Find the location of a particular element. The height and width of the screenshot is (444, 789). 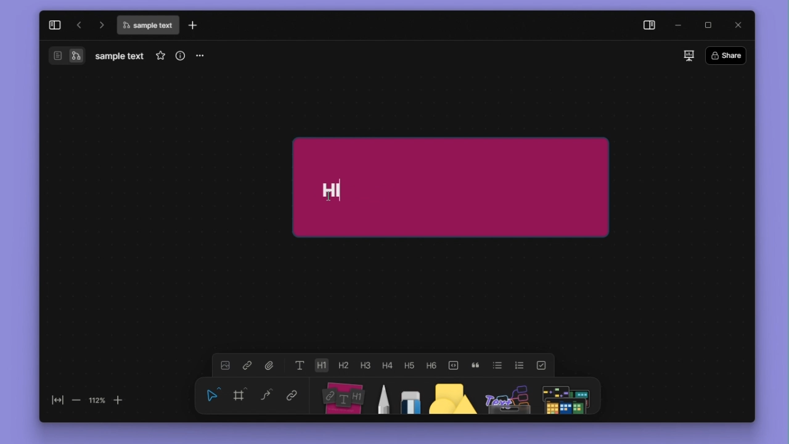

favourite is located at coordinates (160, 55).